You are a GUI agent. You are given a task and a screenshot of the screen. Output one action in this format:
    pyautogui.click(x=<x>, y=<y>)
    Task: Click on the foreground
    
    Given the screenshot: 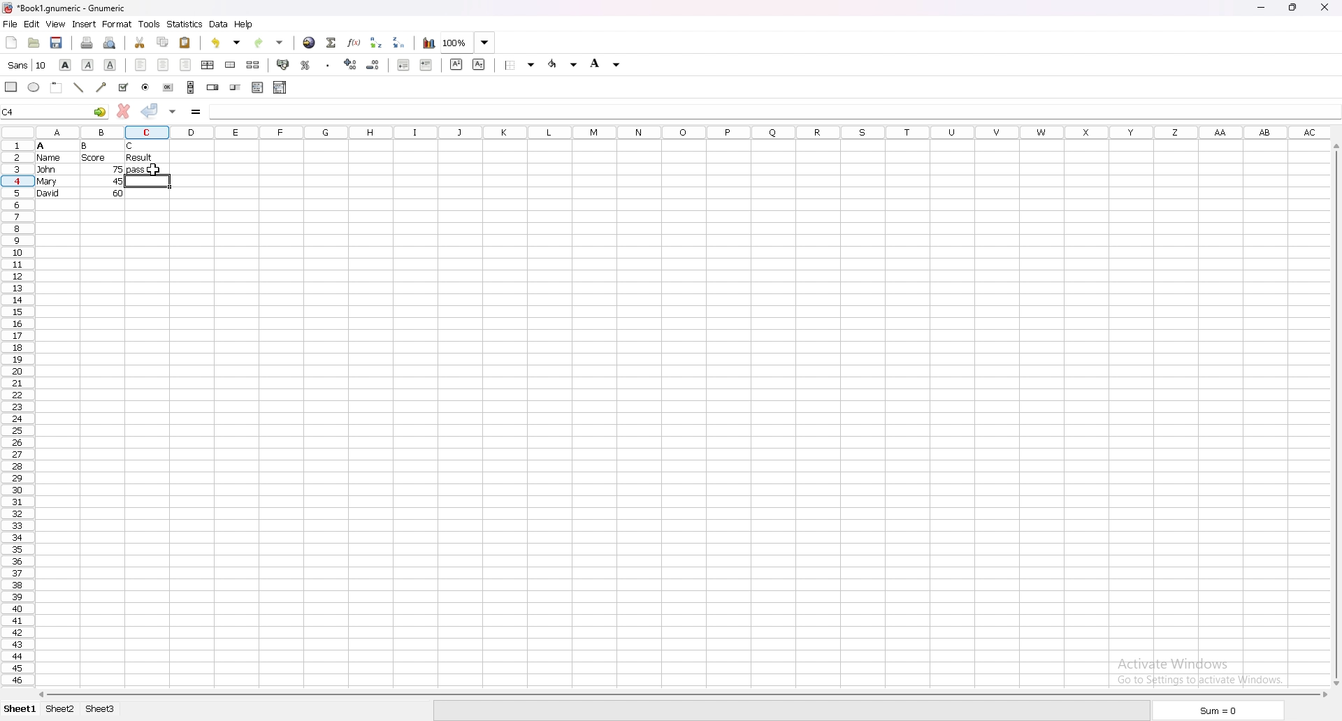 What is the action you would take?
    pyautogui.click(x=563, y=64)
    